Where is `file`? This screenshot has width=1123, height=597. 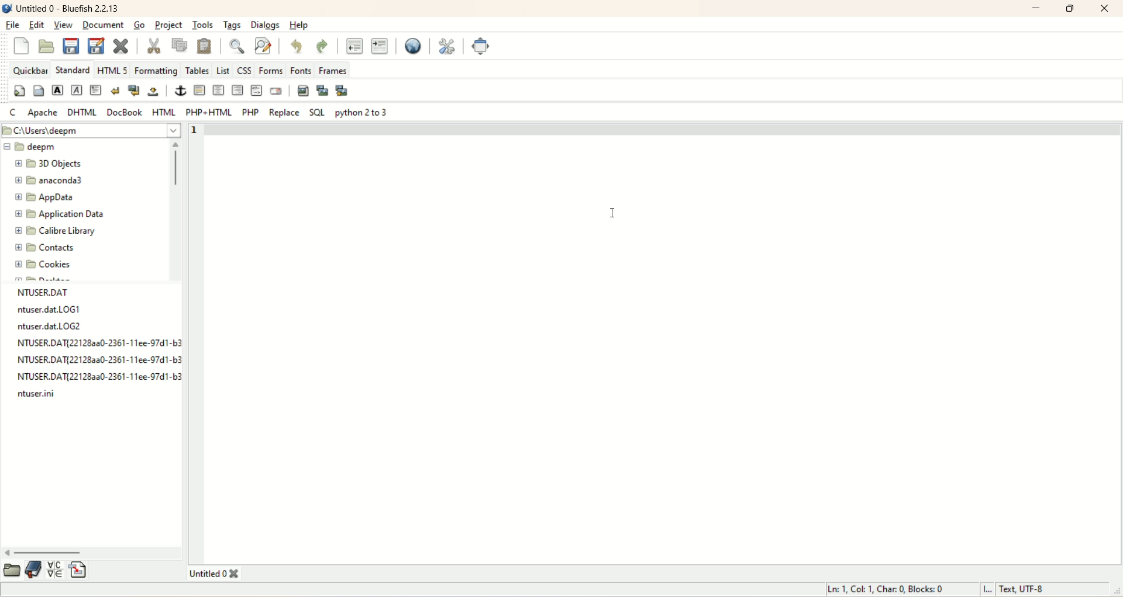
file is located at coordinates (53, 328).